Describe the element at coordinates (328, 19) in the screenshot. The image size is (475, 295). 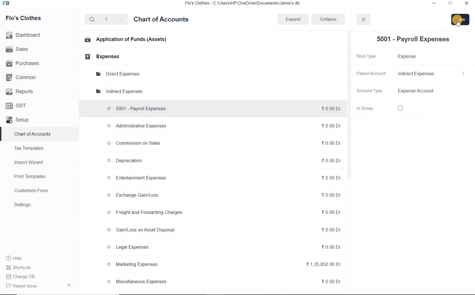
I see `Collapse` at that location.